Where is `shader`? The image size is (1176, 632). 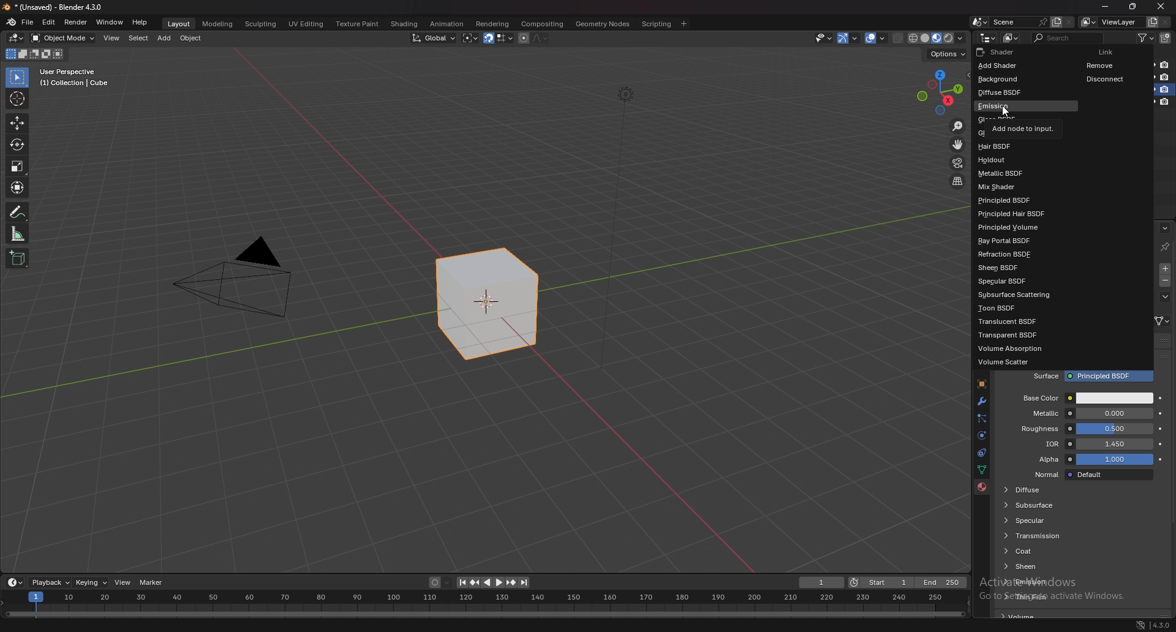 shader is located at coordinates (1005, 51).